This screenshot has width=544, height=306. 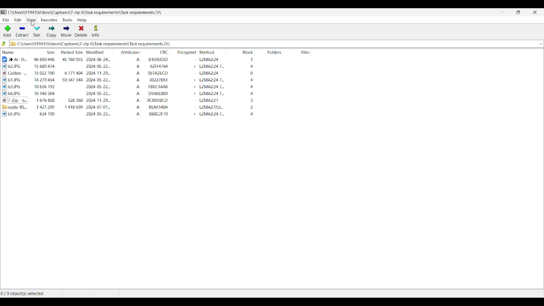 What do you see at coordinates (18, 20) in the screenshot?
I see `Edit menu` at bounding box center [18, 20].